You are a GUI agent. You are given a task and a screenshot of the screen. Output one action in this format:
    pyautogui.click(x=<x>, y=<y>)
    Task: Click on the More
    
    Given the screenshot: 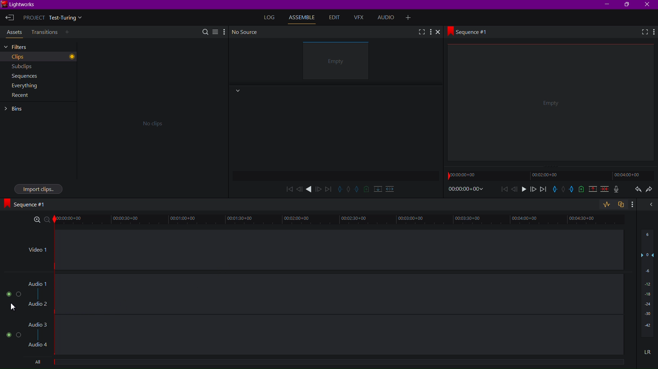 What is the action you would take?
    pyautogui.click(x=431, y=32)
    